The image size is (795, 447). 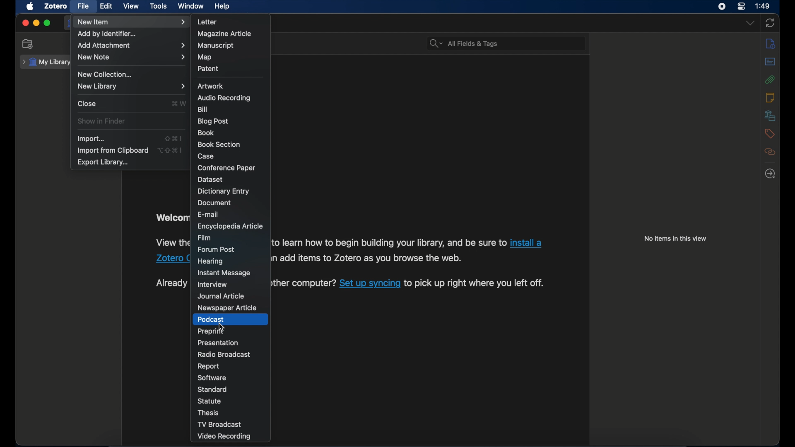 What do you see at coordinates (770, 115) in the screenshot?
I see `libraries` at bounding box center [770, 115].